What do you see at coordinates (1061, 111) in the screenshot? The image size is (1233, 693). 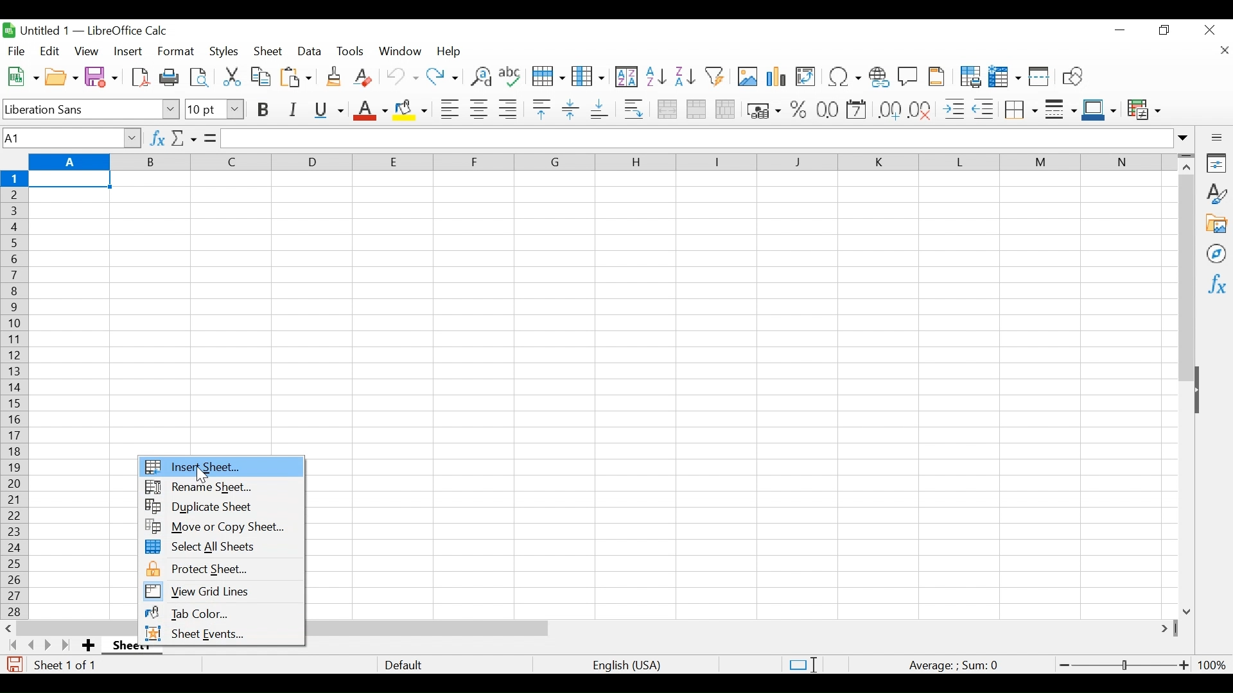 I see `Border Style` at bounding box center [1061, 111].